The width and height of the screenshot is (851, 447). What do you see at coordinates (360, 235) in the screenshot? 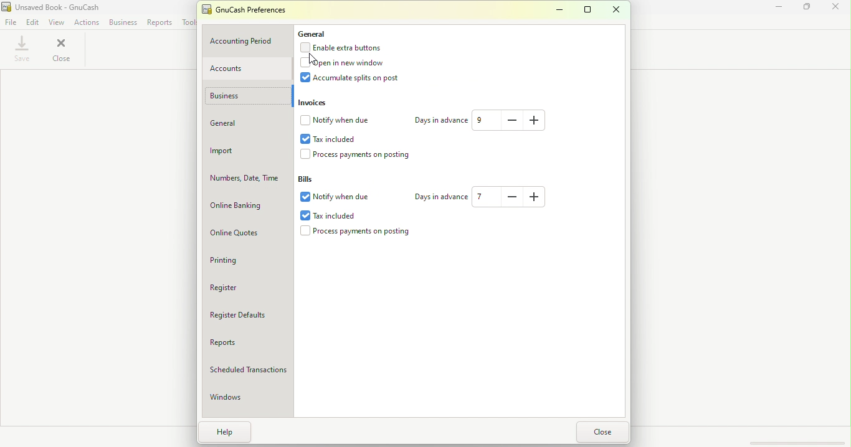
I see `Process payments on posting` at bounding box center [360, 235].